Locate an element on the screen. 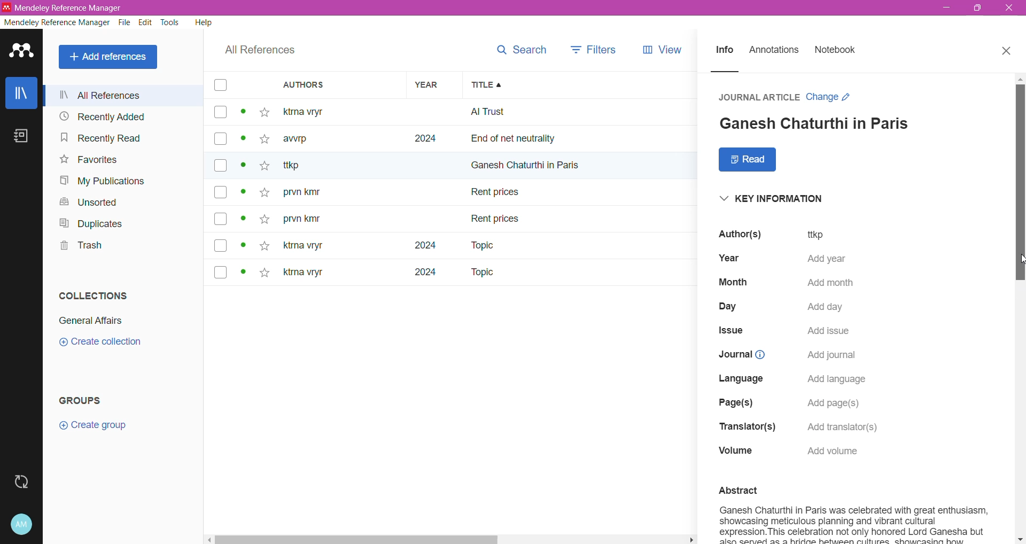  Month is located at coordinates (728, 281).